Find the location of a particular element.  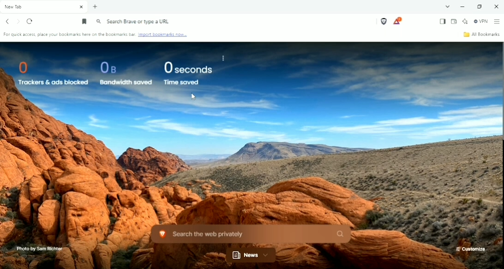

0B Bandwidth saved is located at coordinates (123, 73).